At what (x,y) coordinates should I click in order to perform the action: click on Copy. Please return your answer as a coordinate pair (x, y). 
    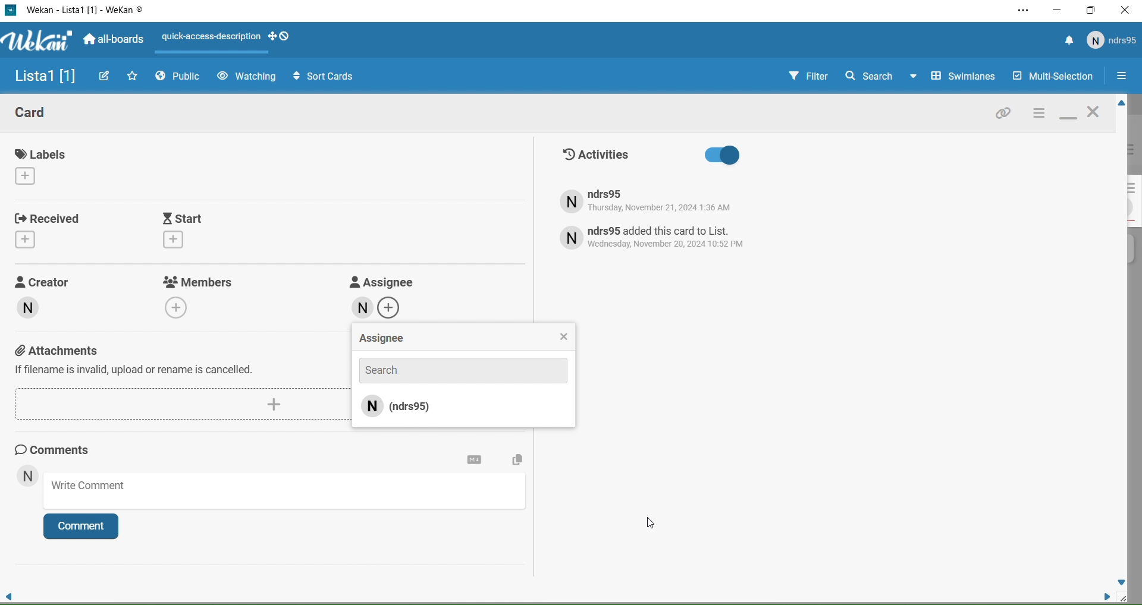
    Looking at the image, I should click on (515, 461).